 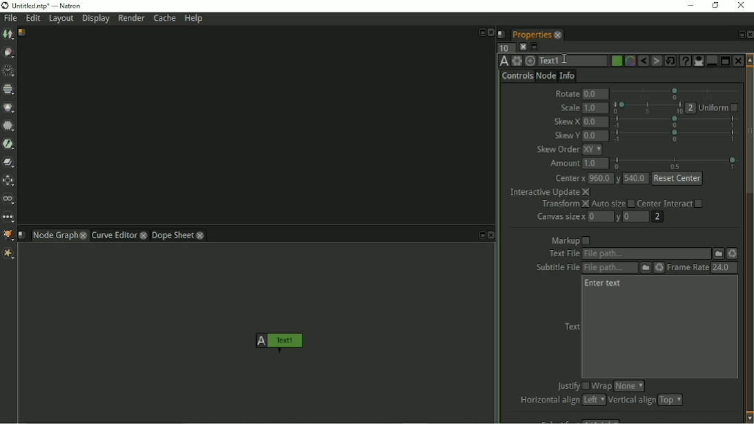 What do you see at coordinates (571, 327) in the screenshot?
I see `Text` at bounding box center [571, 327].